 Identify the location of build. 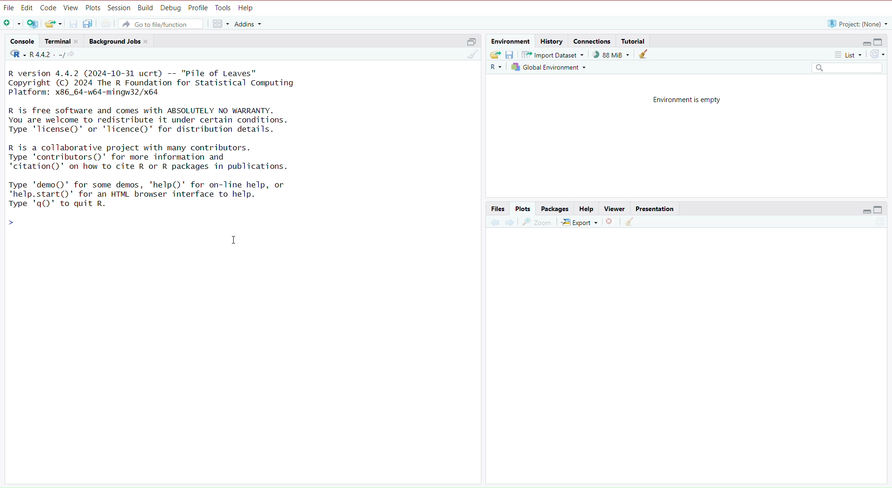
(145, 8).